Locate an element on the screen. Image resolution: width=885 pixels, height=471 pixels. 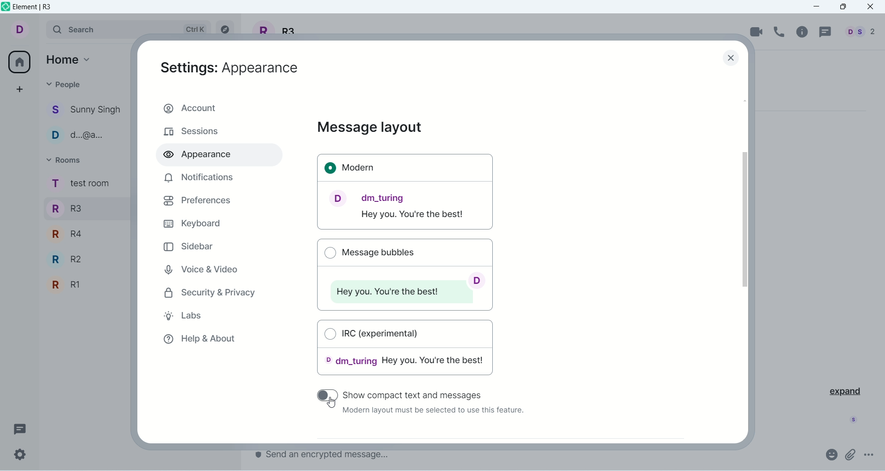
sidebar is located at coordinates (190, 246).